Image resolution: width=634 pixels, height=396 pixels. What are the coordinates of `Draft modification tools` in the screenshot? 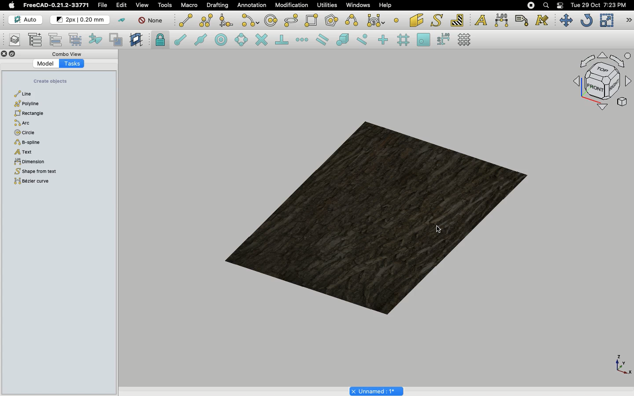 It's located at (629, 20).